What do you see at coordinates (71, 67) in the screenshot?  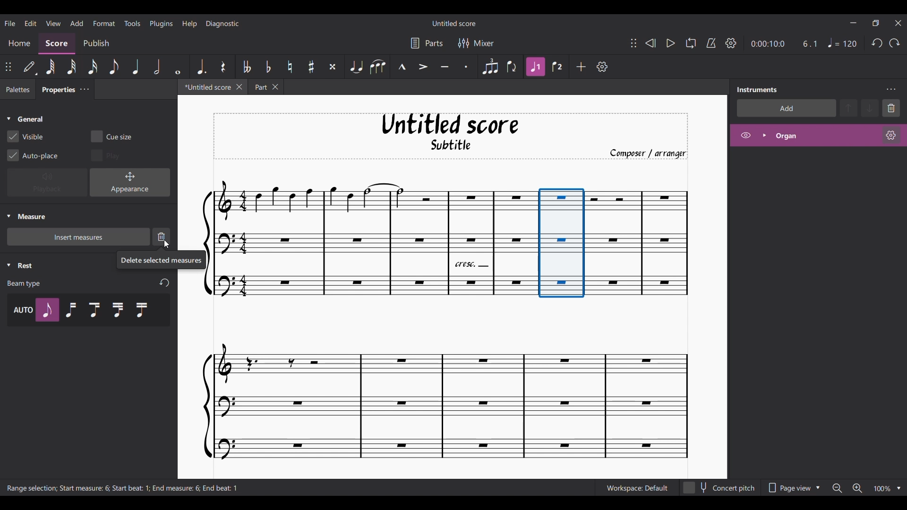 I see `32nd note` at bounding box center [71, 67].